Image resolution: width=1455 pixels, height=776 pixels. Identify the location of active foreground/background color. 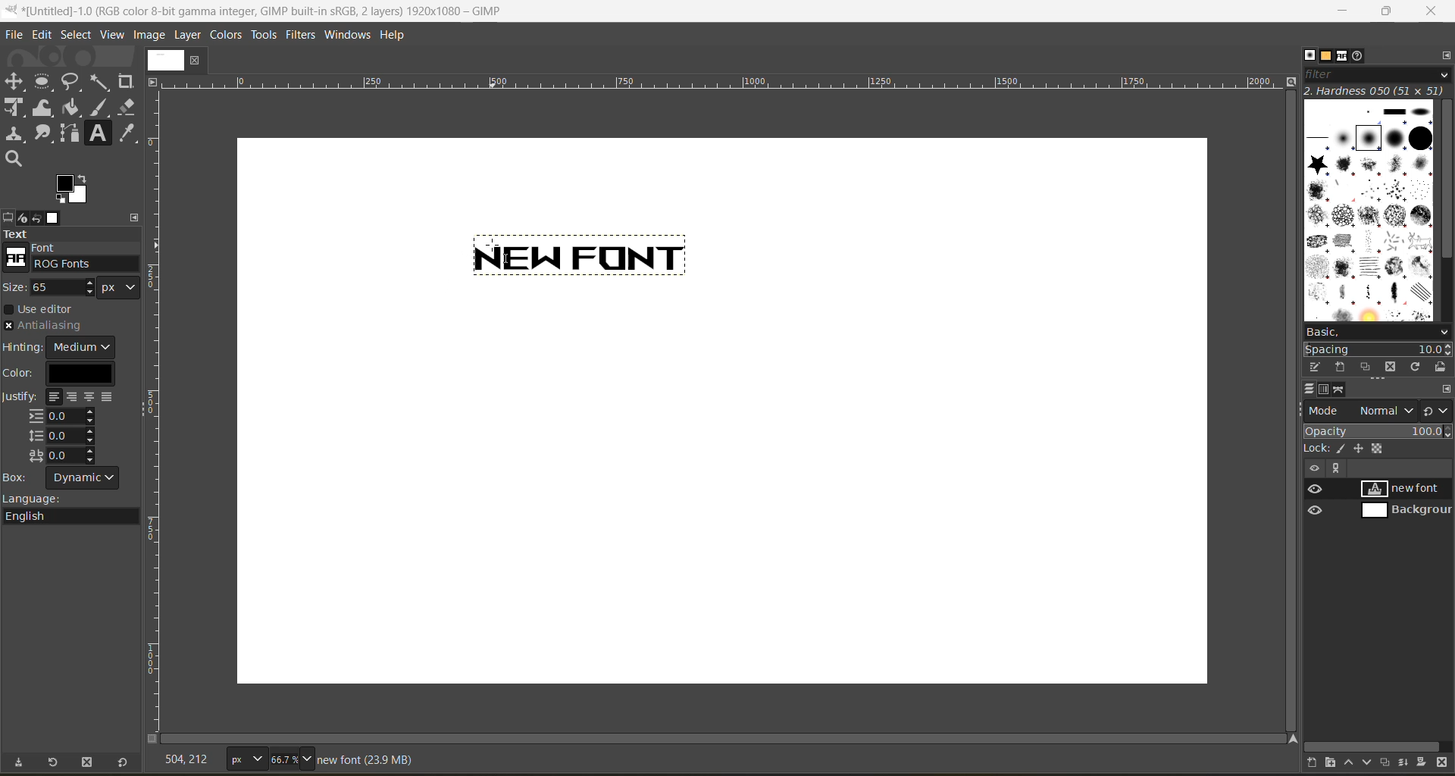
(75, 191).